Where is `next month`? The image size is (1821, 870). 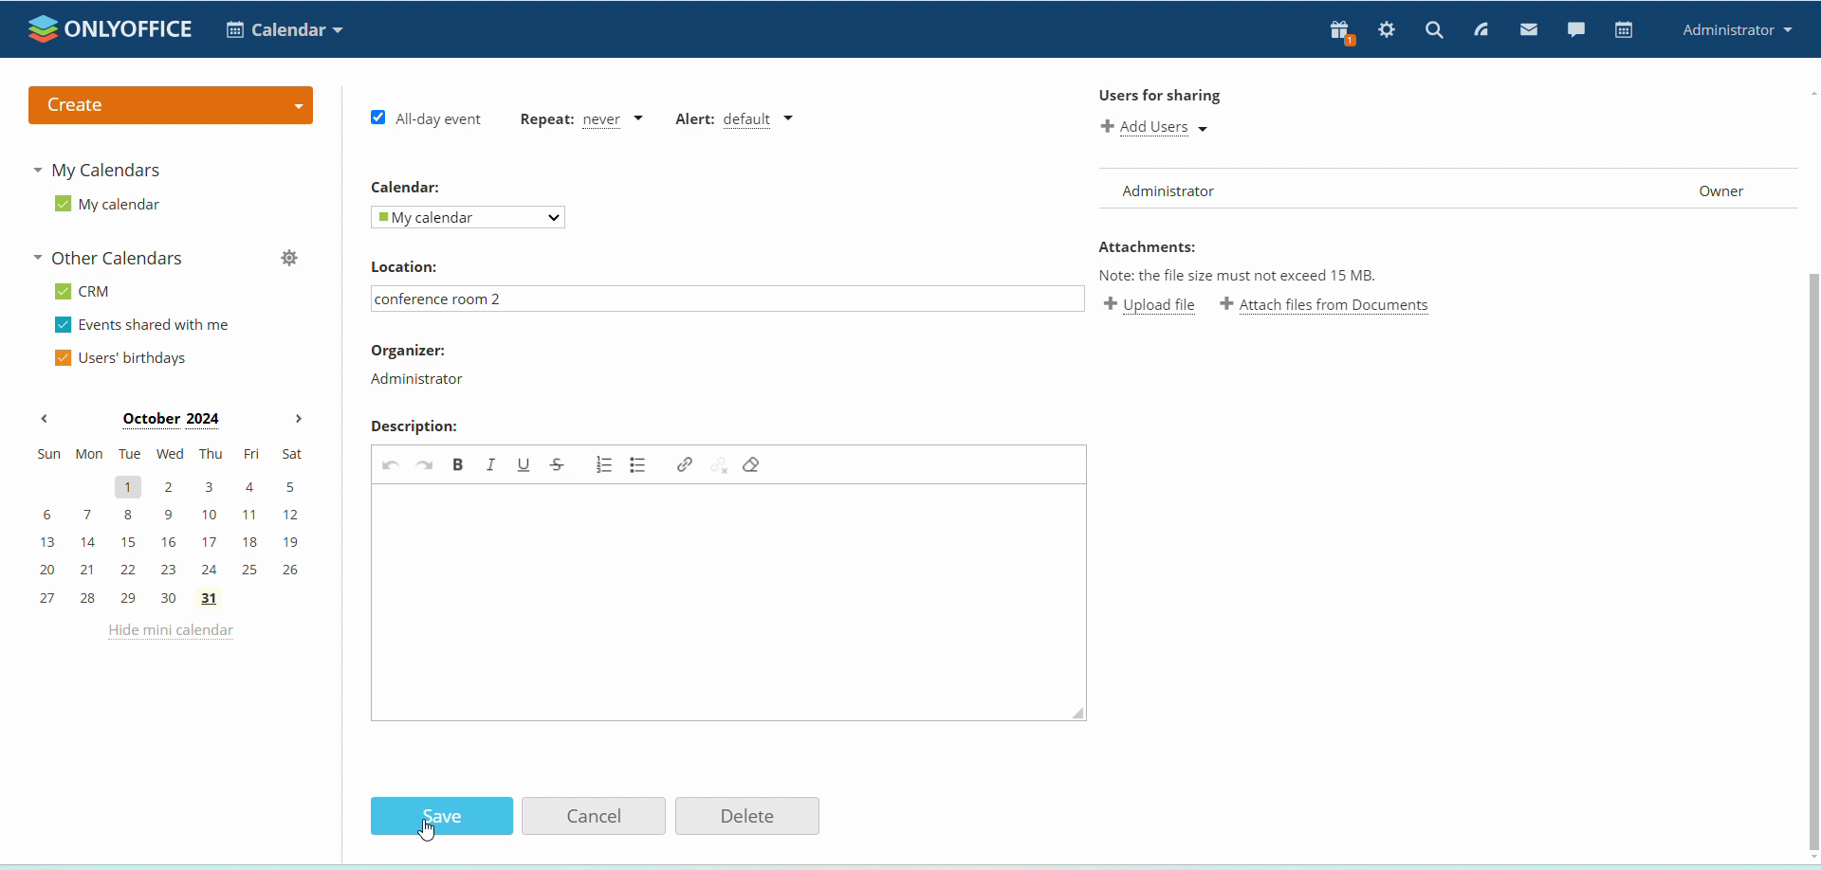
next month is located at coordinates (298, 420).